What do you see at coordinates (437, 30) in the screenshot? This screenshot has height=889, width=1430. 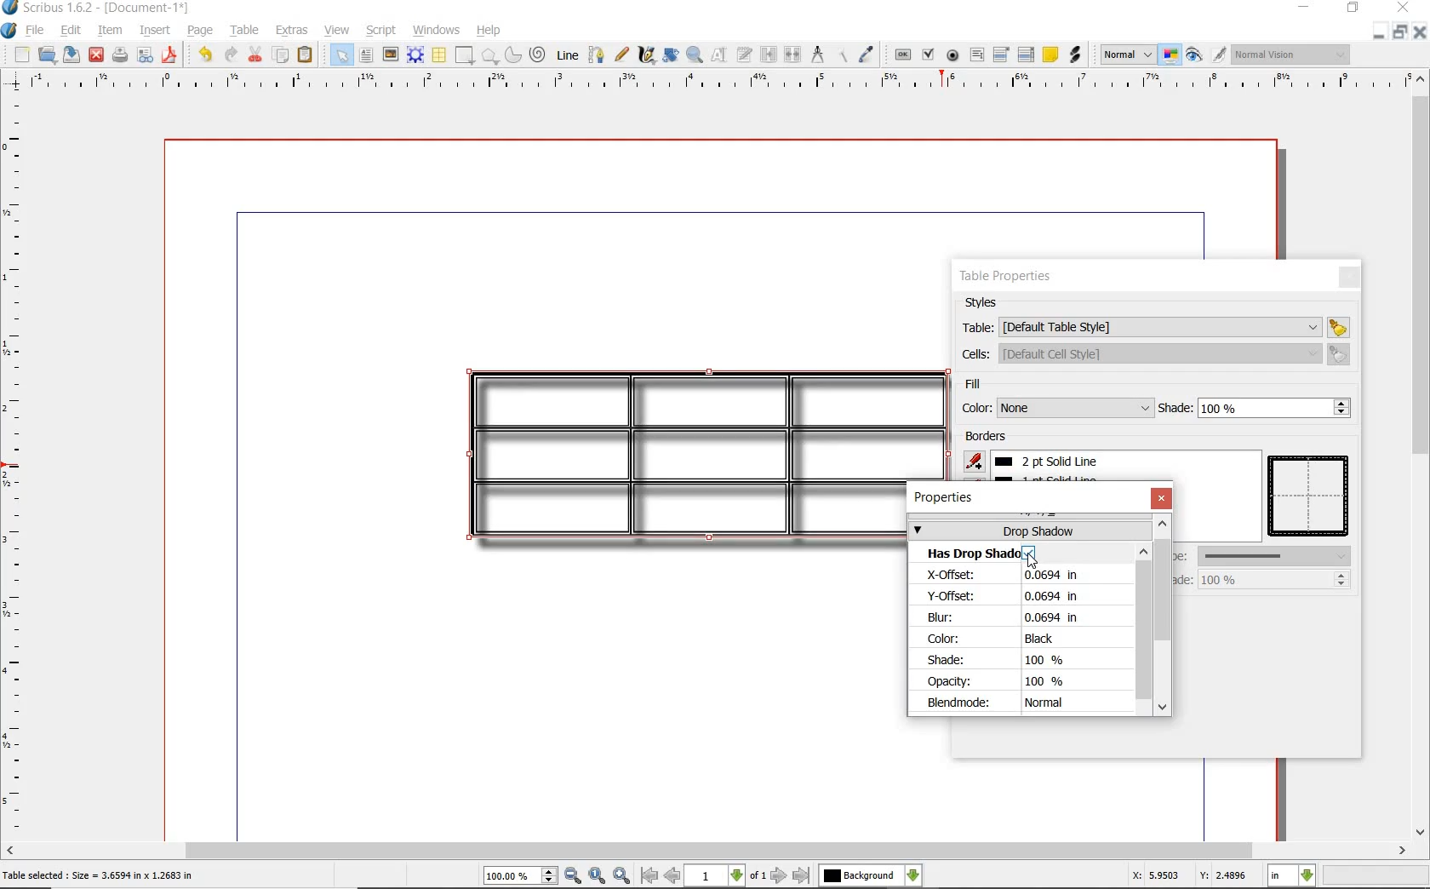 I see `windows` at bounding box center [437, 30].